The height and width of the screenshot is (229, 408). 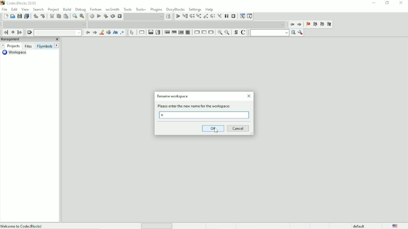 What do you see at coordinates (300, 32) in the screenshot?
I see `Show options window` at bounding box center [300, 32].